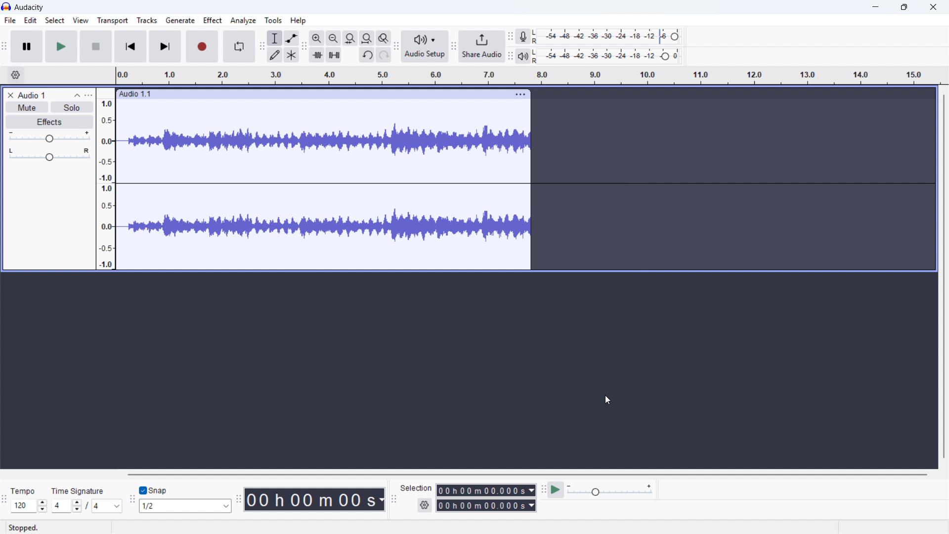 This screenshot has width=949, height=534. What do you see at coordinates (26, 491) in the screenshot?
I see `tempo` at bounding box center [26, 491].